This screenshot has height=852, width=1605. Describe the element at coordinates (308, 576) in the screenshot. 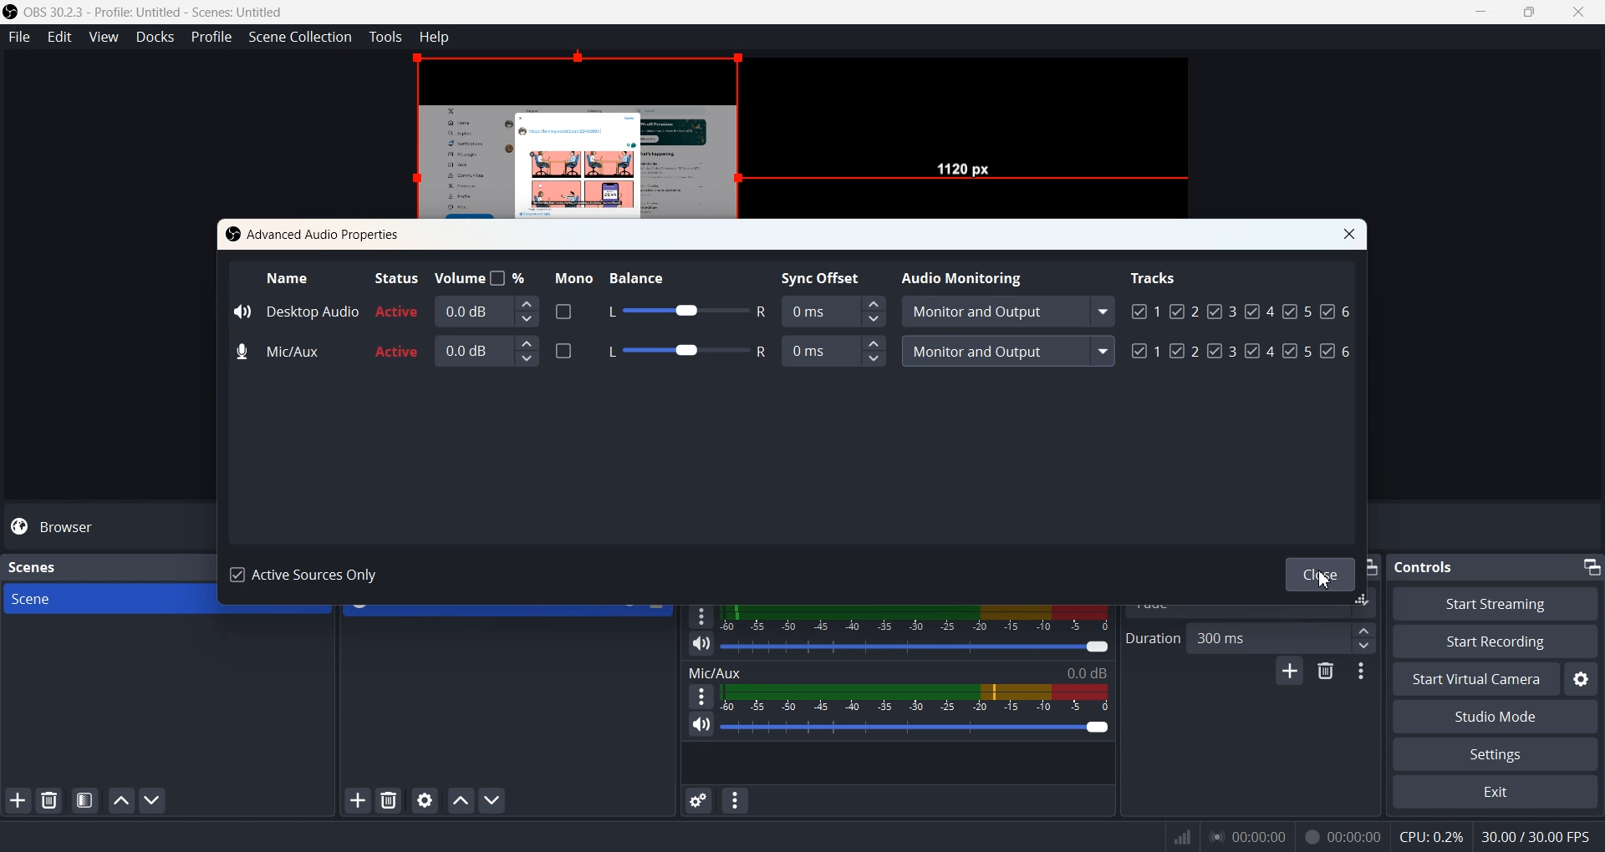

I see `Active Sources Only` at that location.